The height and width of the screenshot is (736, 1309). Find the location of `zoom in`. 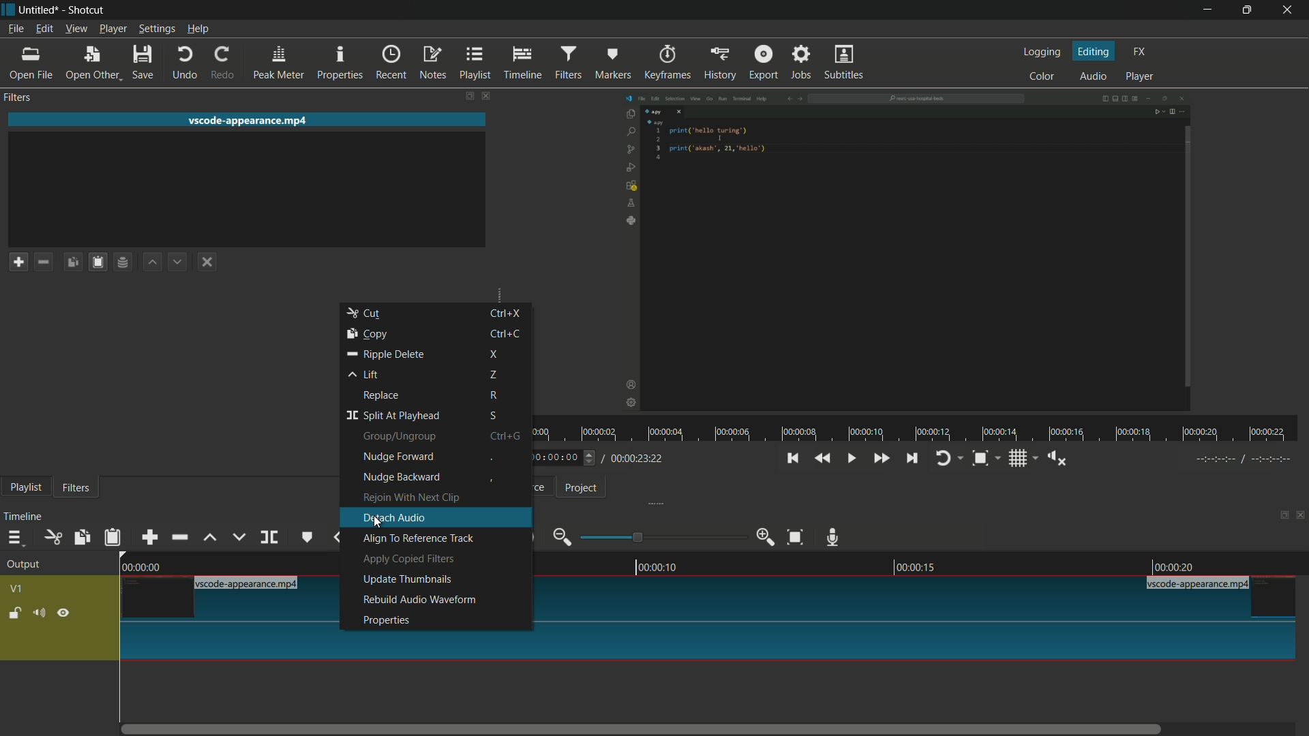

zoom in is located at coordinates (766, 537).